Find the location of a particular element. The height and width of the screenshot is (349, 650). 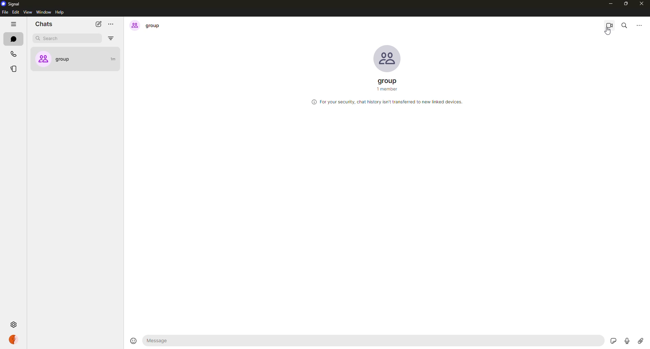

group is located at coordinates (389, 84).